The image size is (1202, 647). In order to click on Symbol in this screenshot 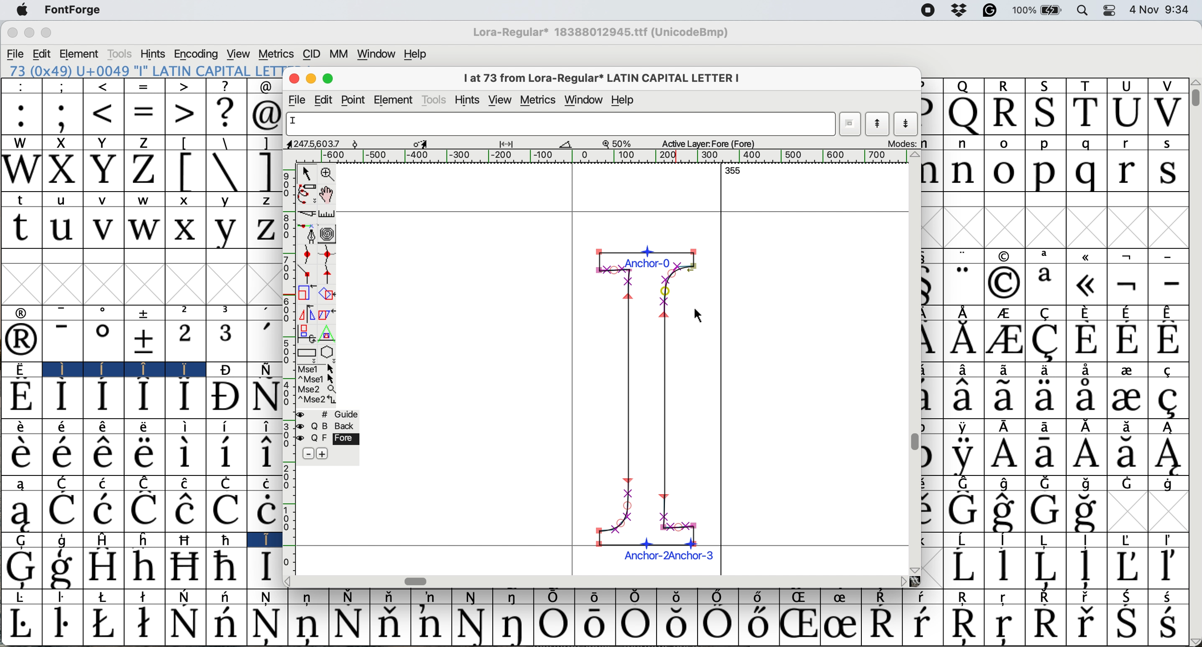, I will do `click(801, 598)`.